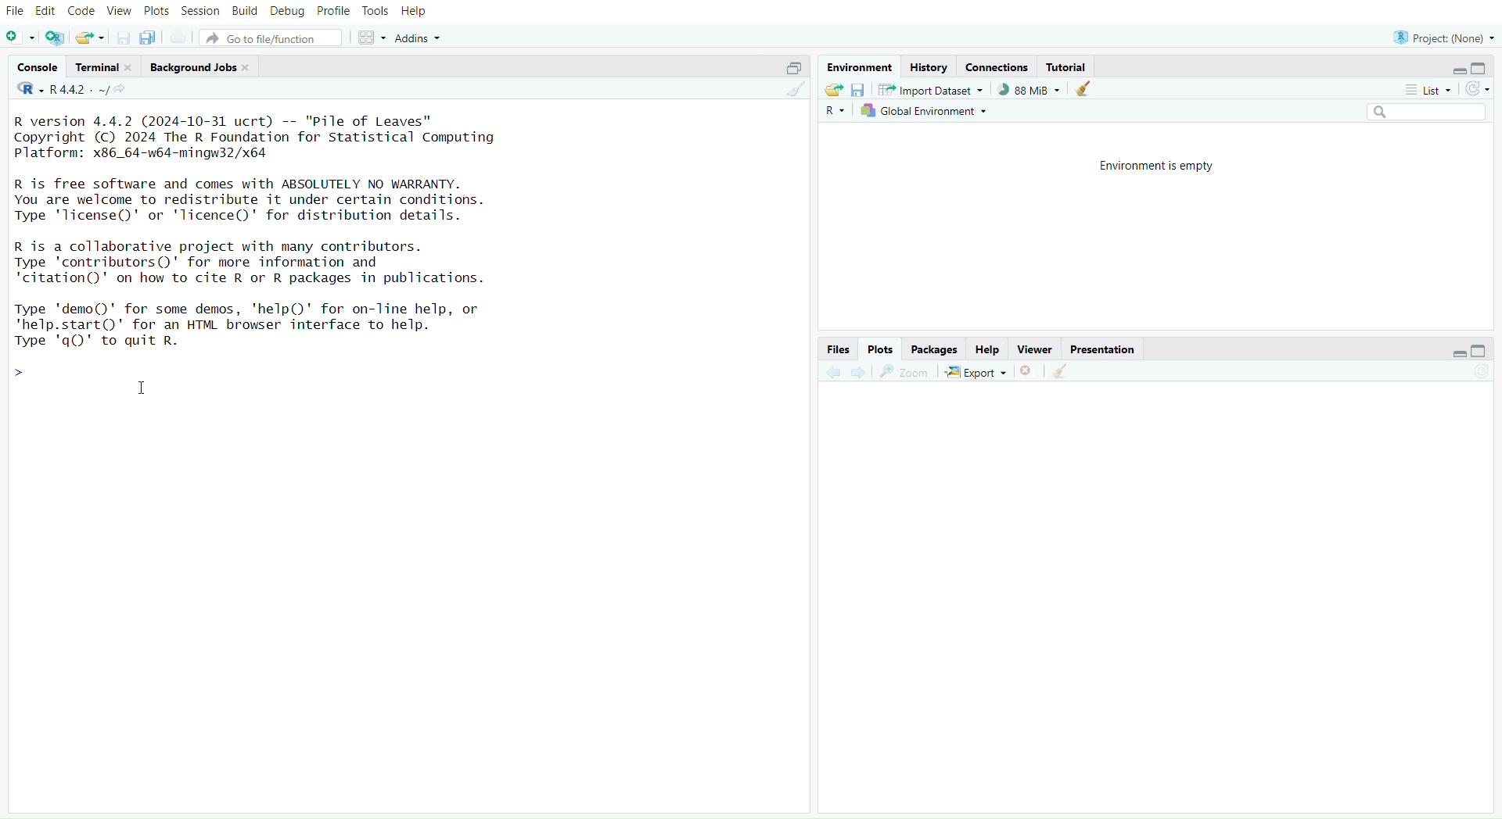 This screenshot has height=819, width=1502. What do you see at coordinates (861, 374) in the screenshot?
I see `forward` at bounding box center [861, 374].